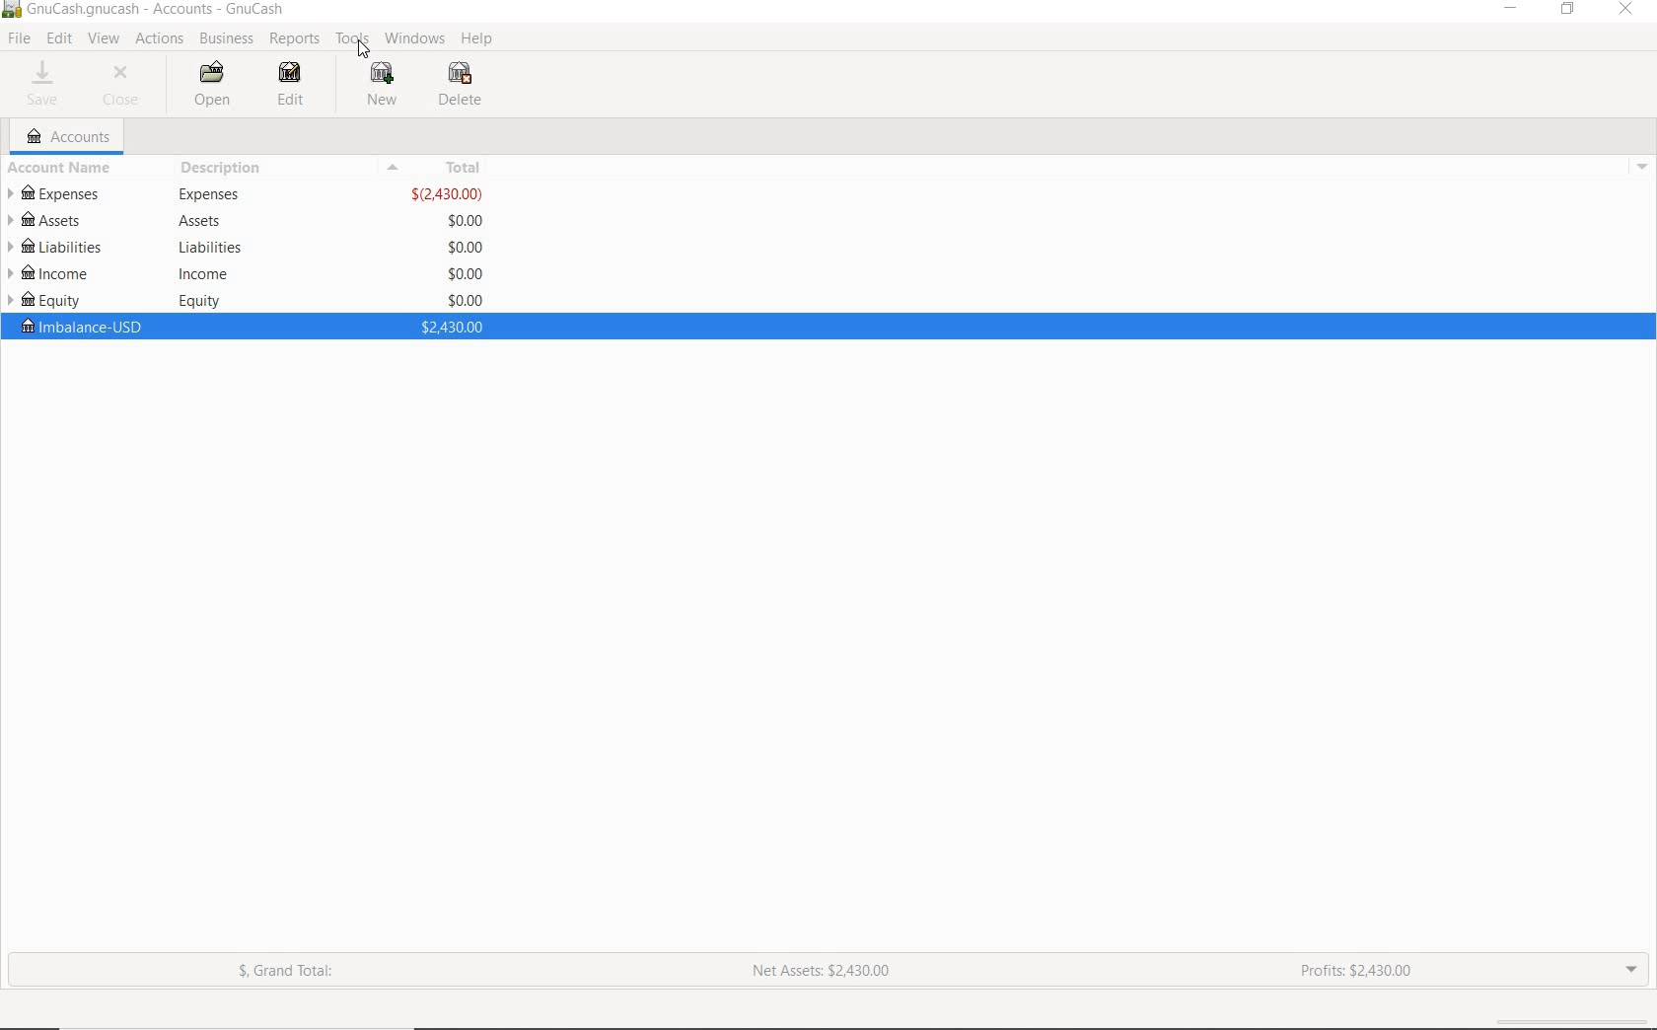  I want to click on INCOME, so click(54, 275).